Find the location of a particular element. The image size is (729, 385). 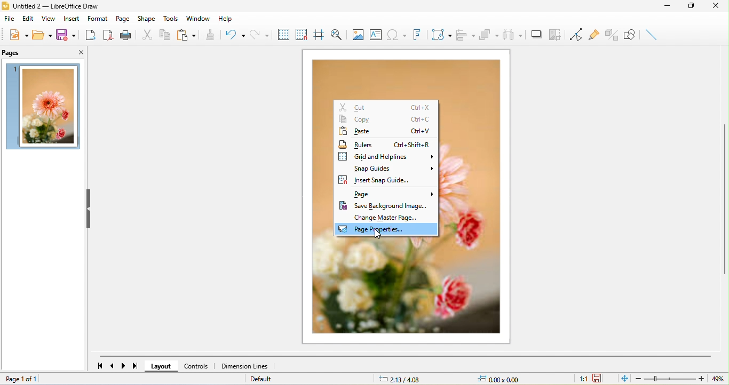

view is located at coordinates (50, 18).